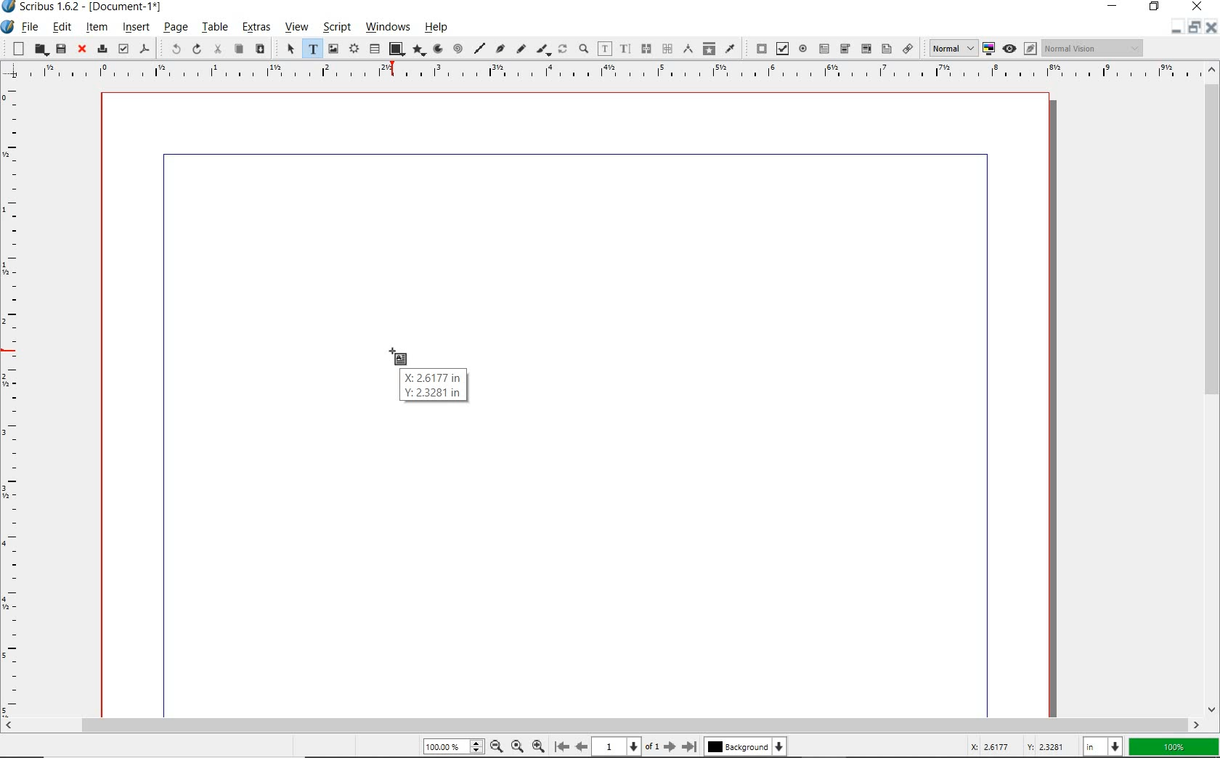 This screenshot has width=1220, height=758. Describe the element at coordinates (60, 28) in the screenshot. I see `edit` at that location.